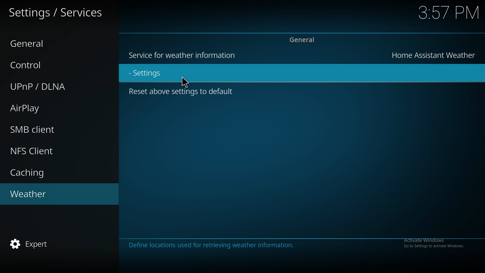 This screenshot has width=485, height=273. I want to click on settings, so click(152, 73).